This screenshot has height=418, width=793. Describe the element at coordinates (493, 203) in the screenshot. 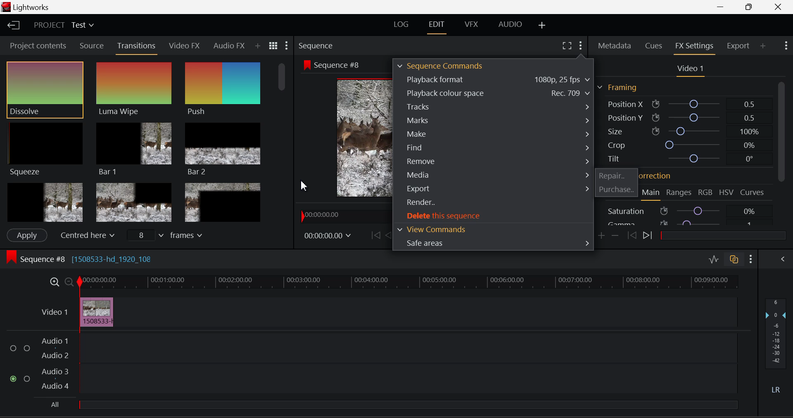

I see `Render` at that location.